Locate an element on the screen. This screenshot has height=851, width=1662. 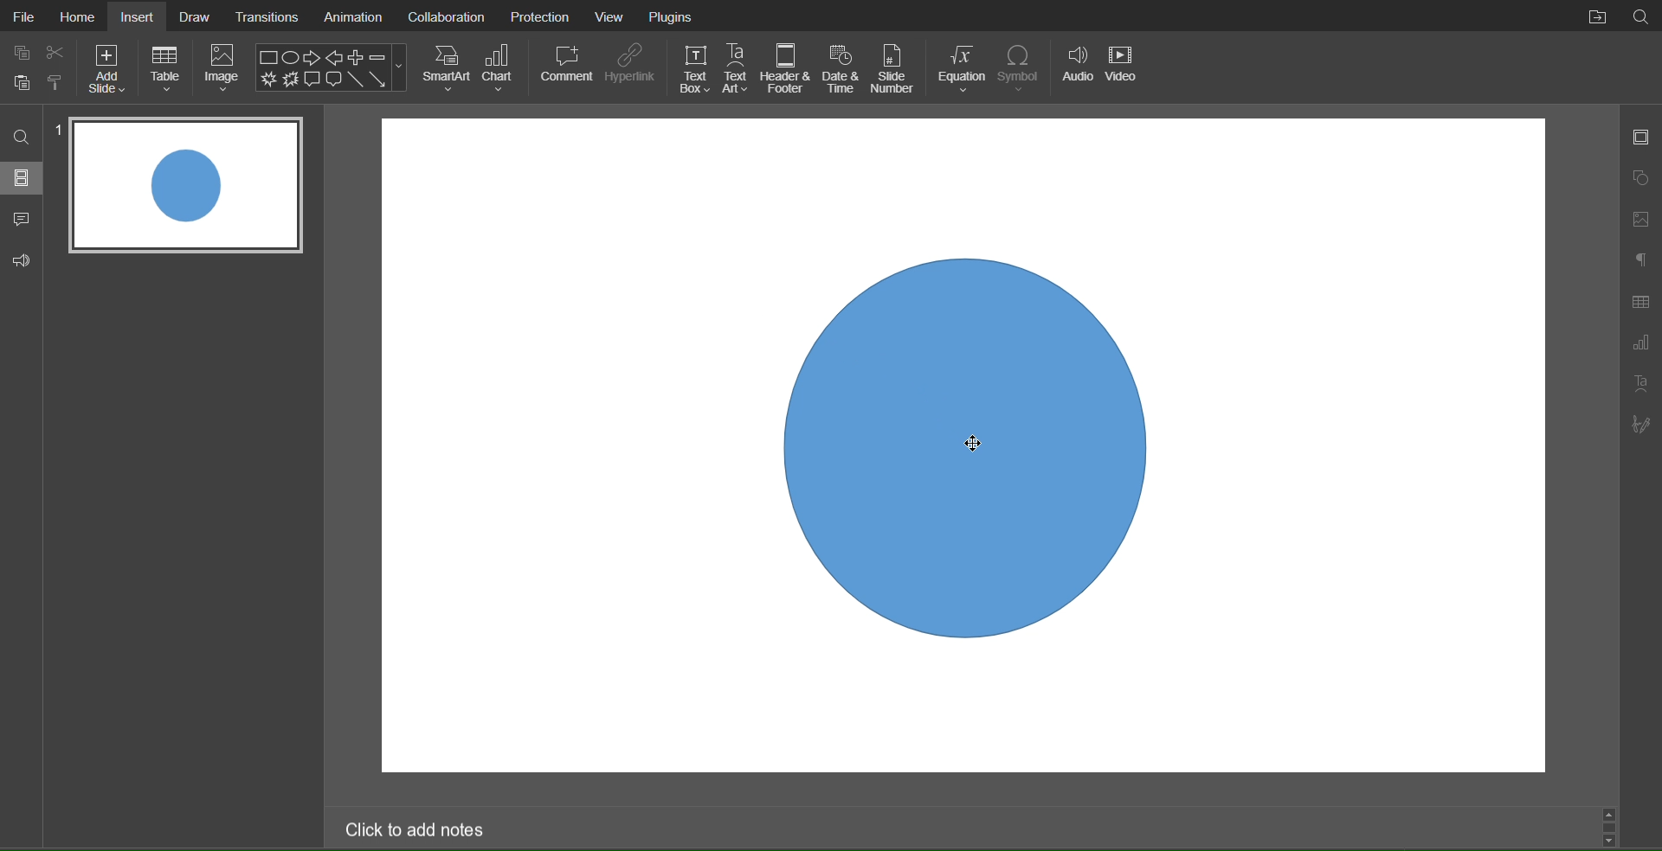
Video is located at coordinates (1124, 70).